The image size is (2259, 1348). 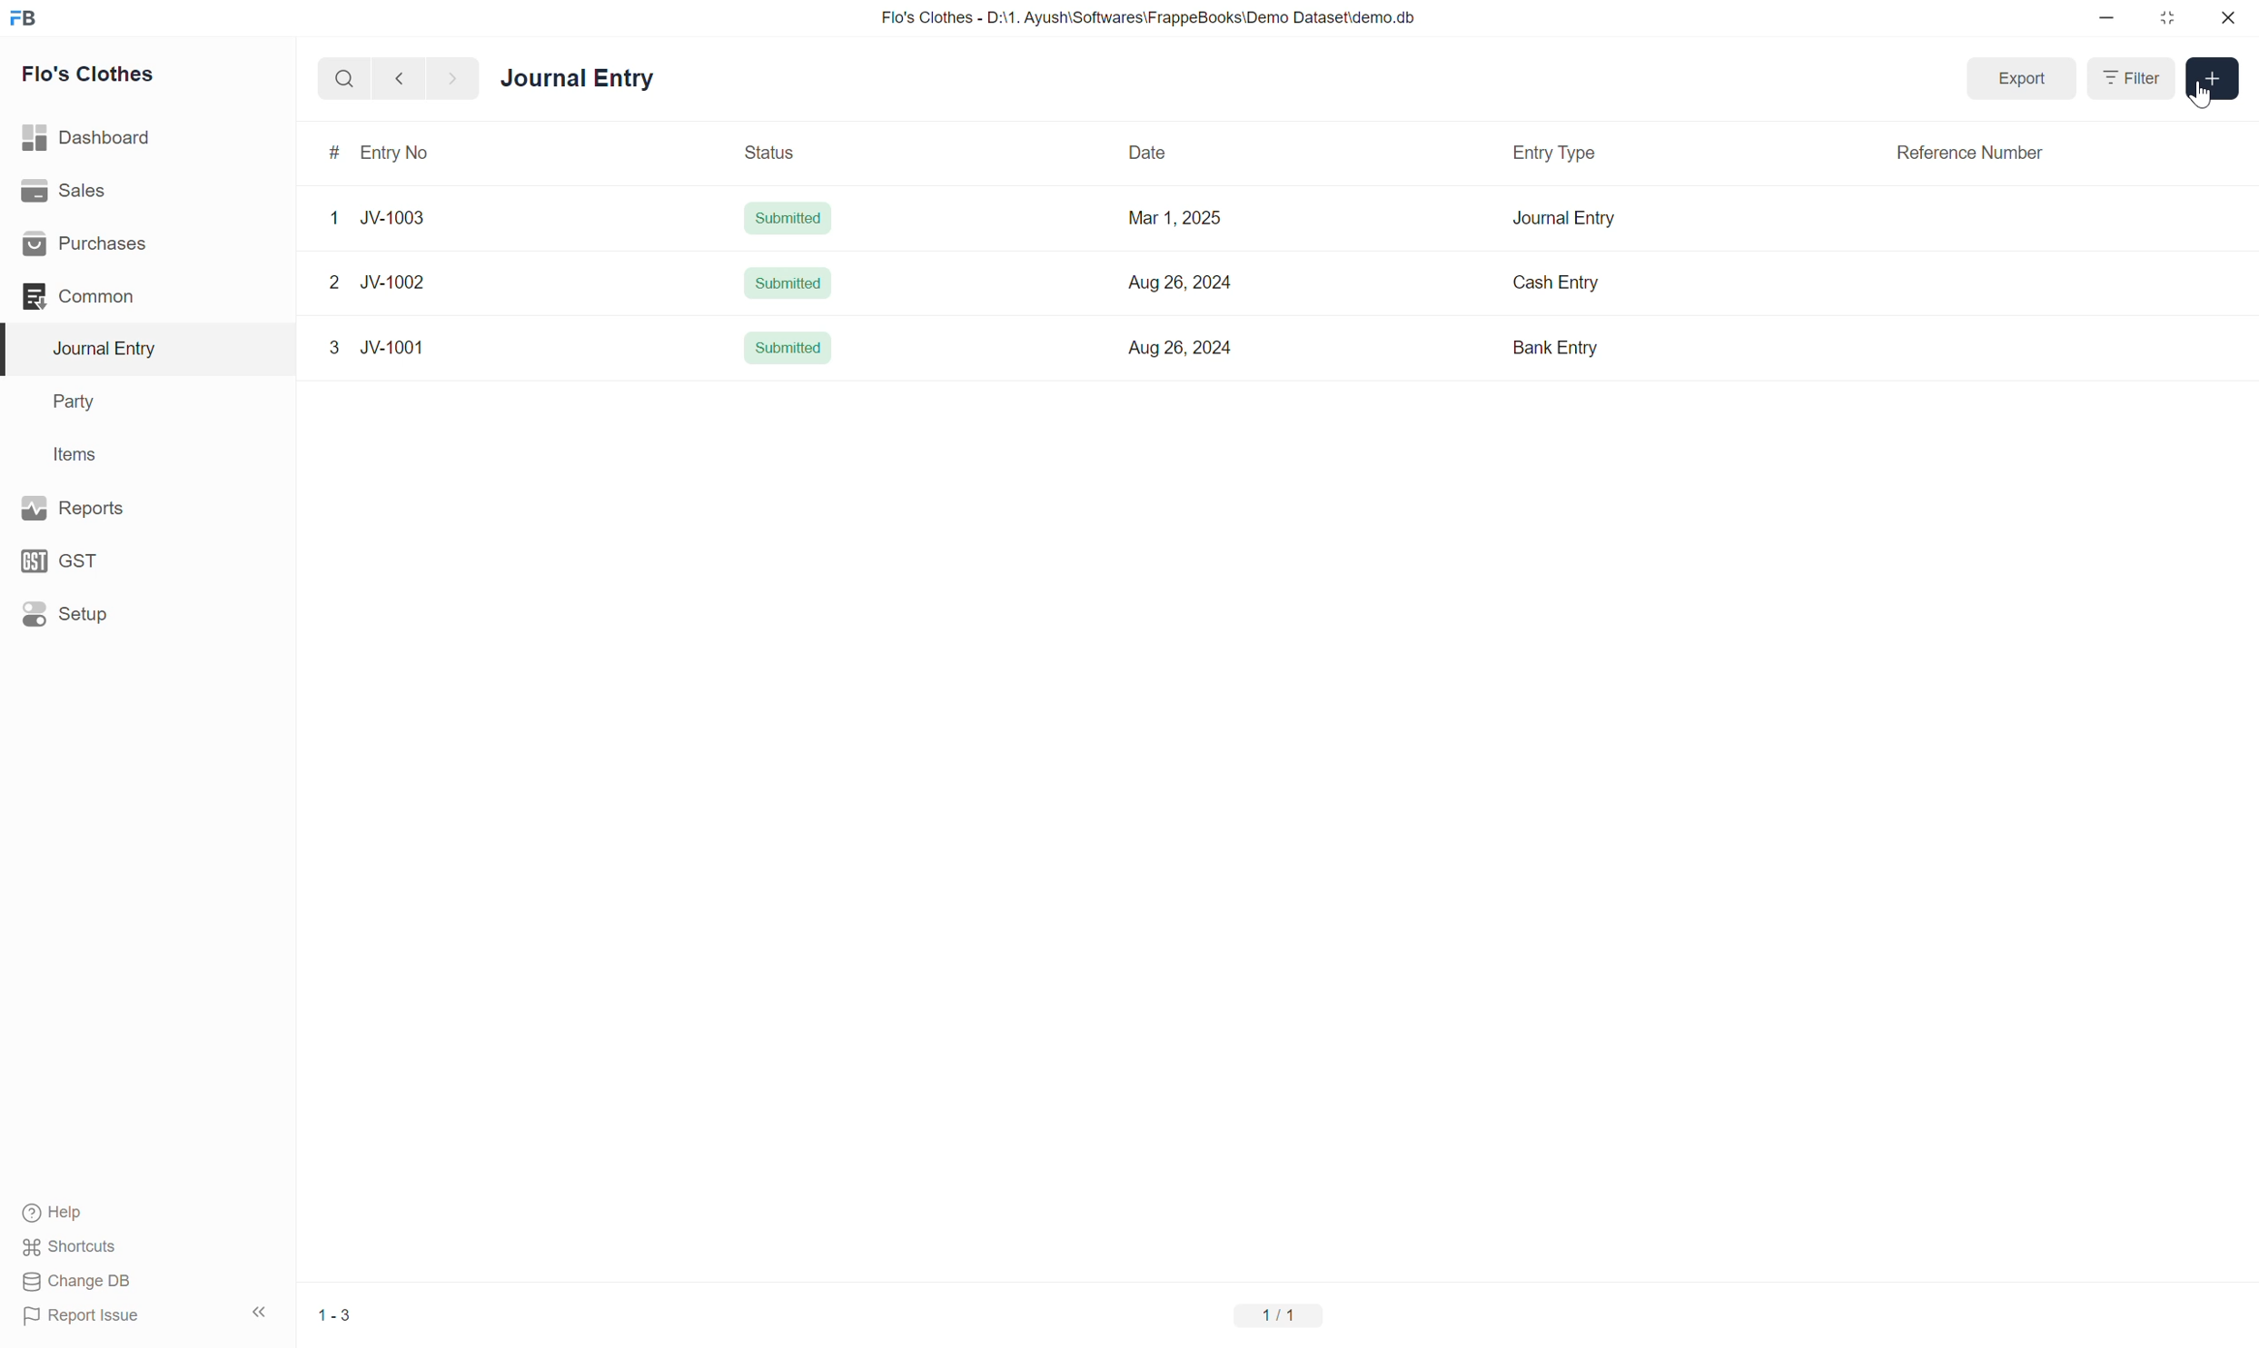 What do you see at coordinates (79, 403) in the screenshot?
I see `Party` at bounding box center [79, 403].